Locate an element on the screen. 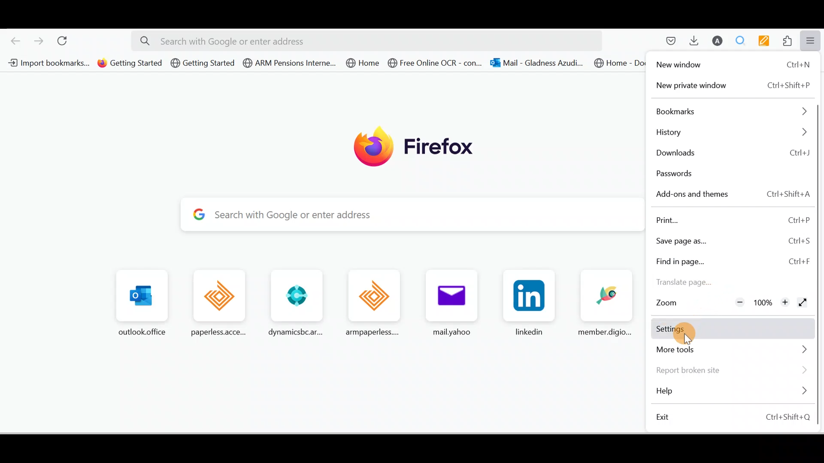  Multi keywords highlighter is located at coordinates (766, 42).